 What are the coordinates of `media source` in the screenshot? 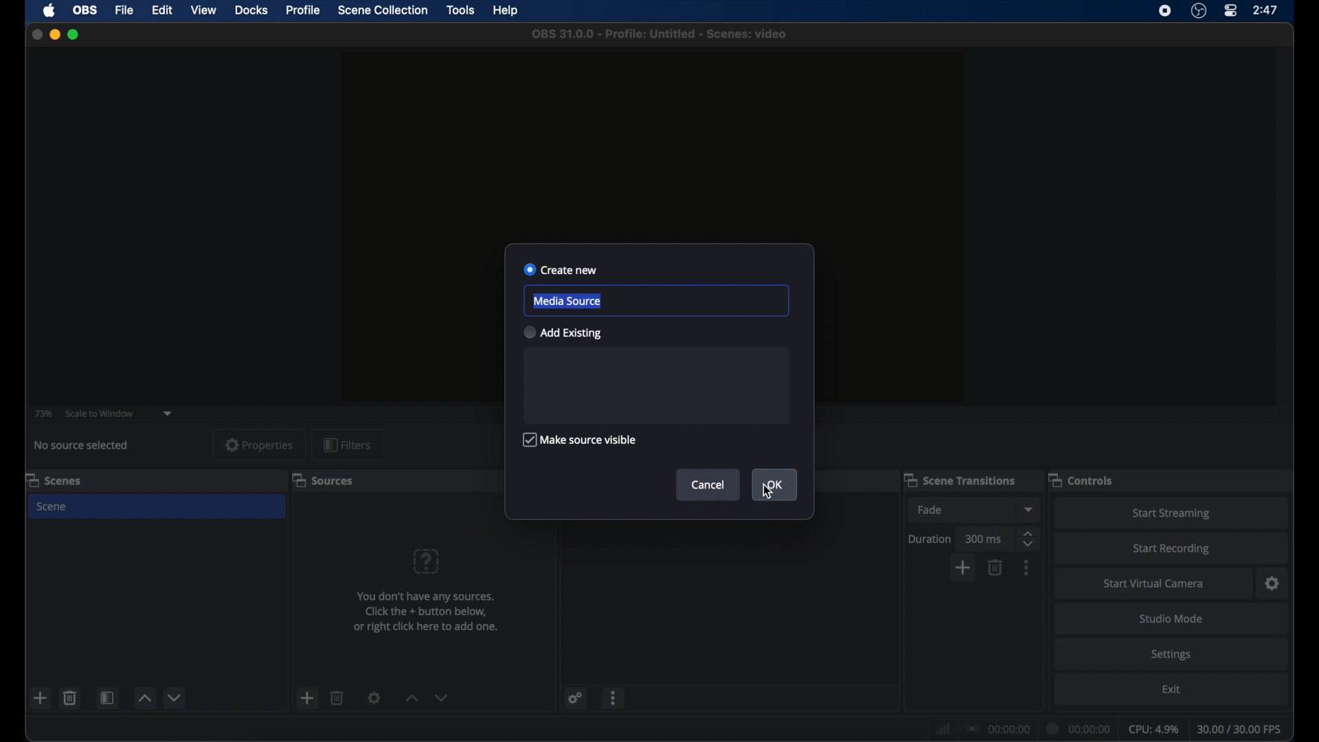 It's located at (567, 301).